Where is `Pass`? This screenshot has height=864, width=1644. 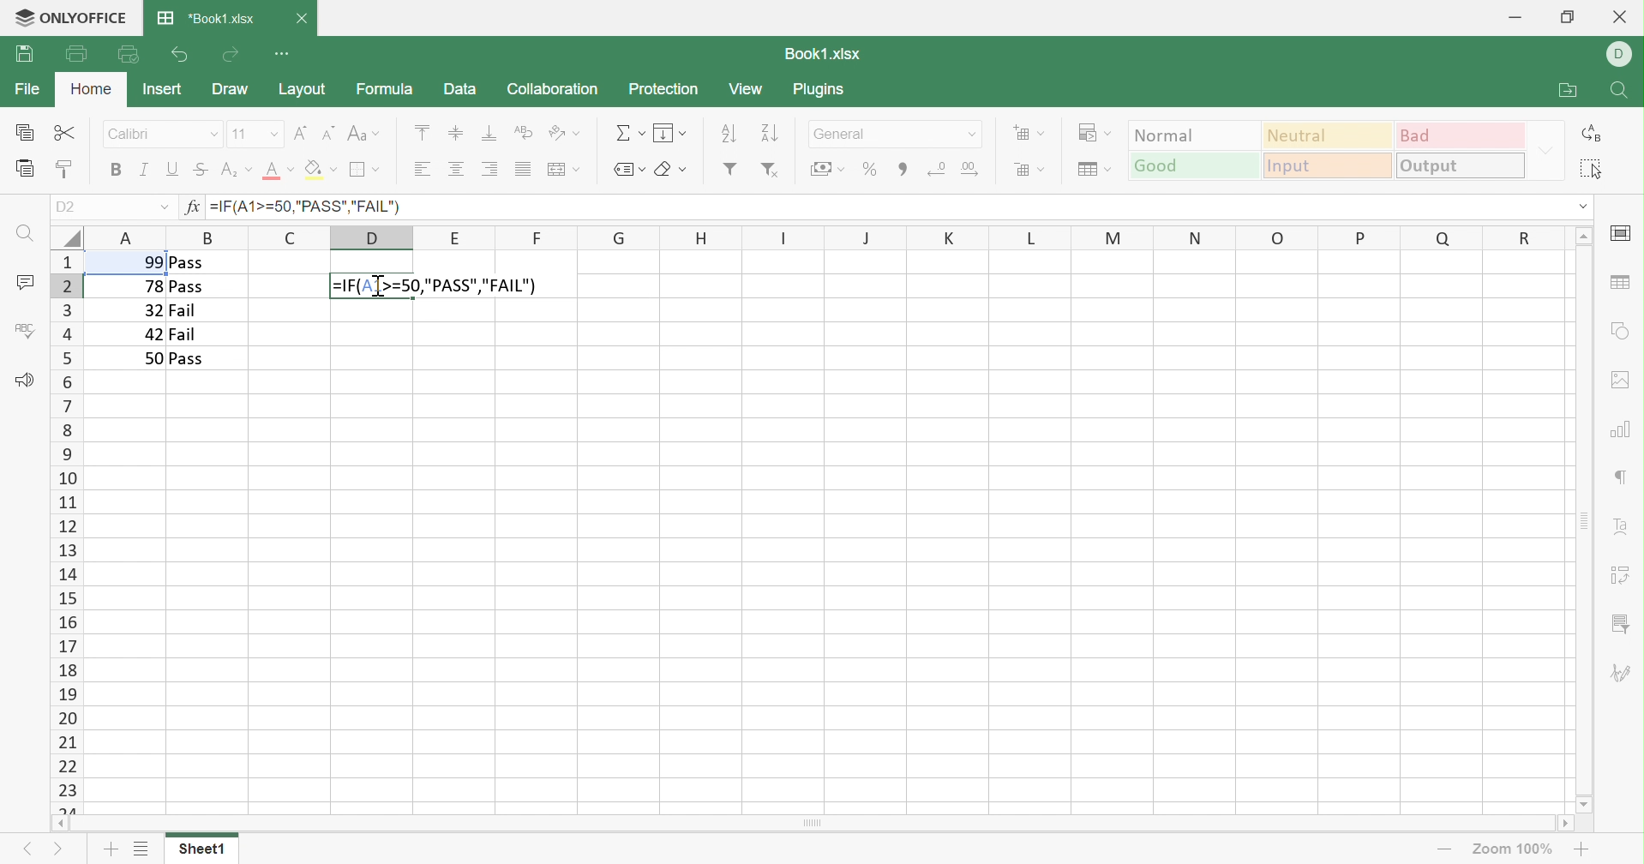
Pass is located at coordinates (187, 288).